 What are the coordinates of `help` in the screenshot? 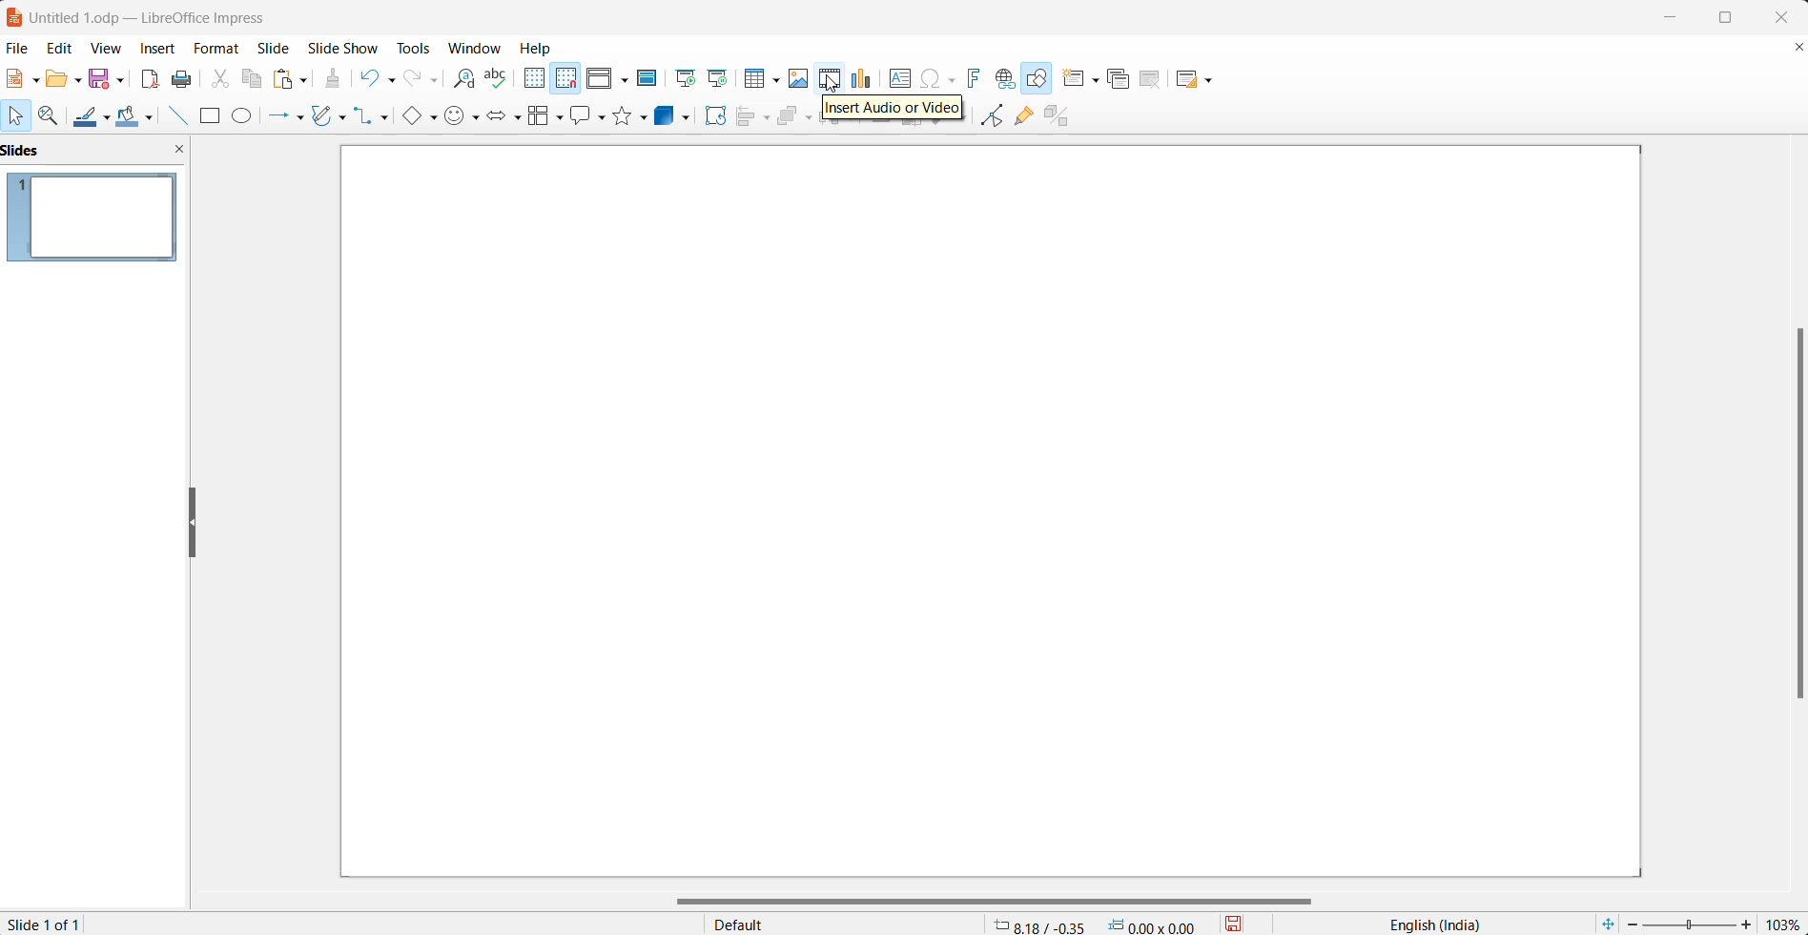 It's located at (534, 48).